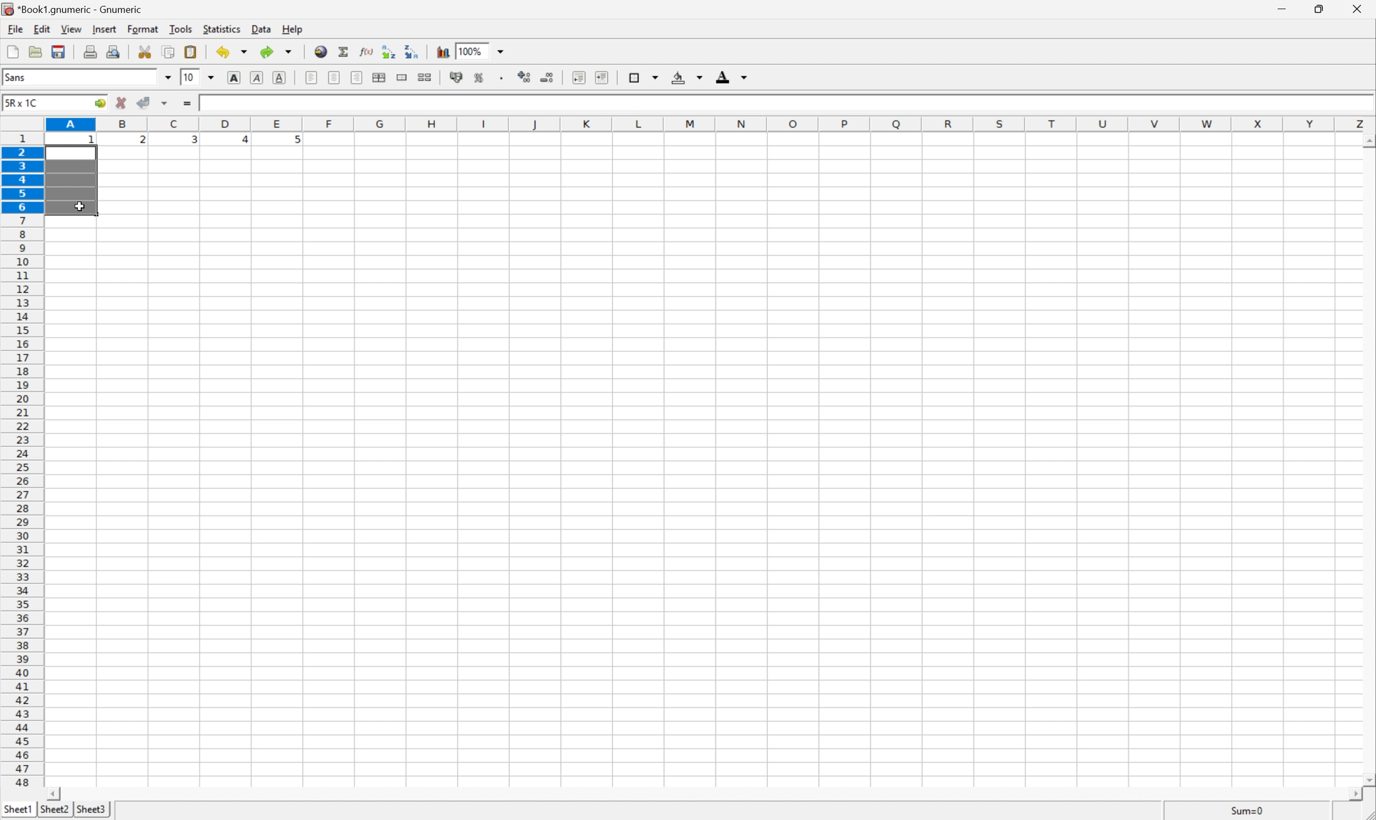  I want to click on format, so click(141, 29).